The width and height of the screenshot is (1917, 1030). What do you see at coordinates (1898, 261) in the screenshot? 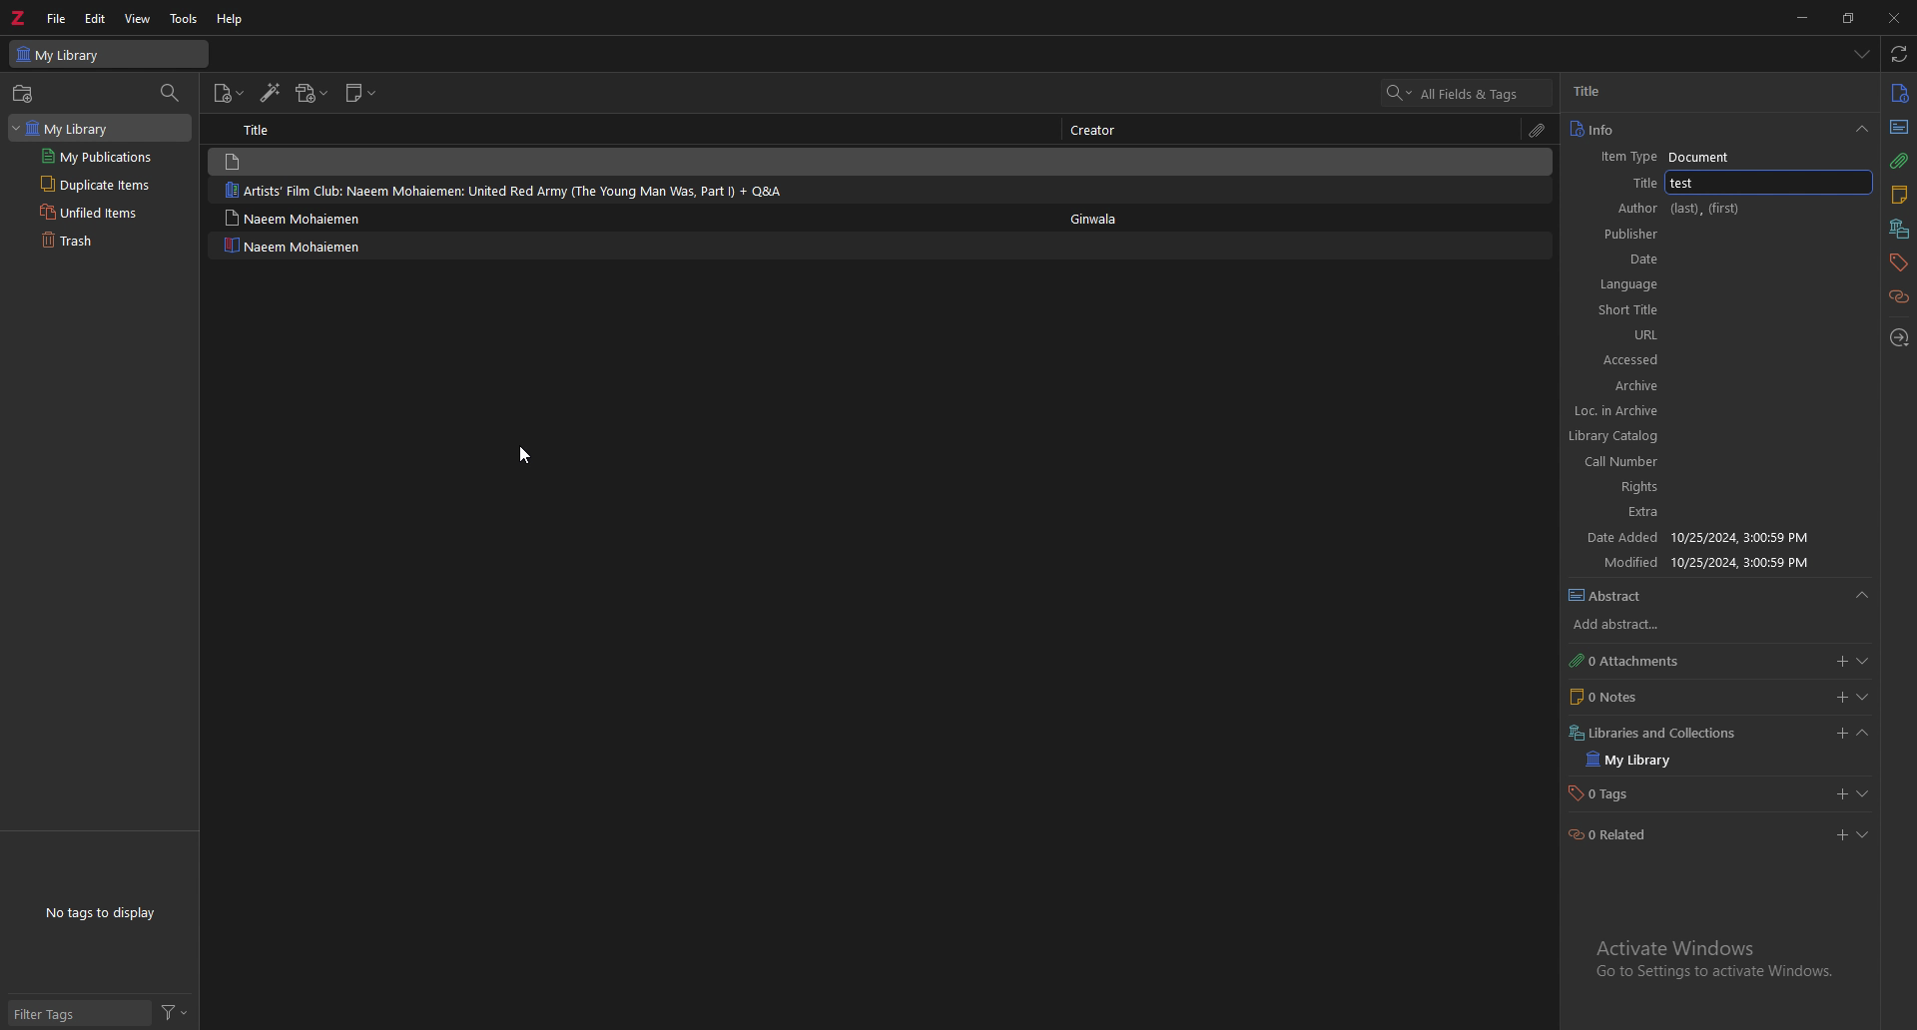
I see `tags` at bounding box center [1898, 261].